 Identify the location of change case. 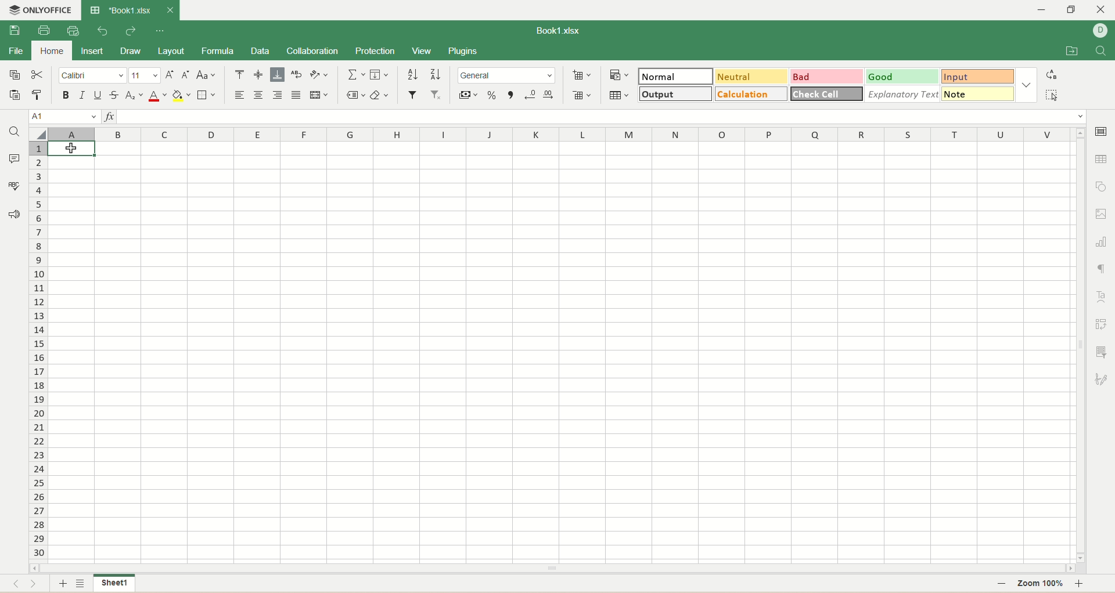
(206, 75).